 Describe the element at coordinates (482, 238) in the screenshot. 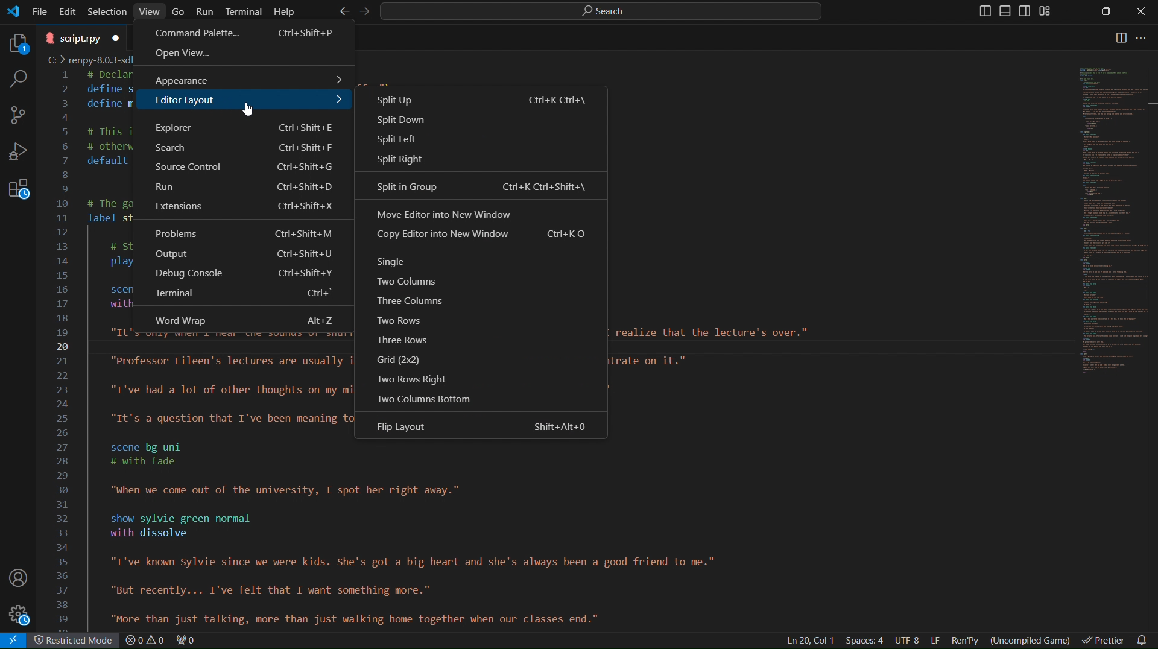

I see `Copy Editor into the New Window   ctrl+K O` at that location.